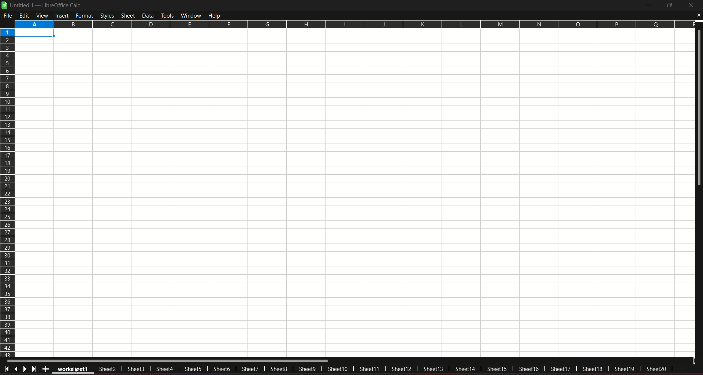 Image resolution: width=703 pixels, height=375 pixels. I want to click on sheet7, so click(252, 368).